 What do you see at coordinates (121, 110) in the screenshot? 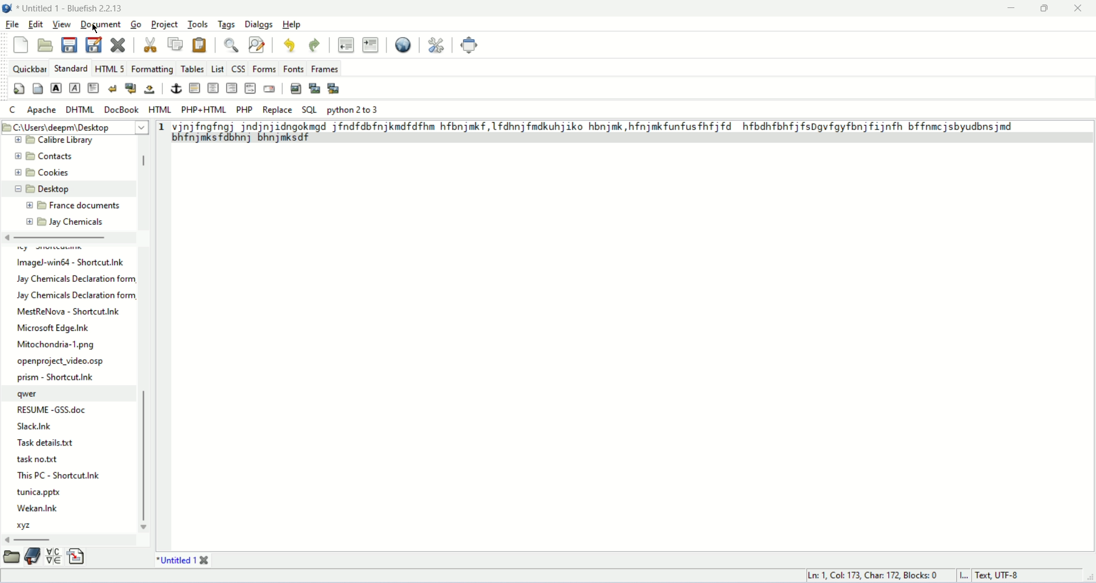
I see `docbook` at bounding box center [121, 110].